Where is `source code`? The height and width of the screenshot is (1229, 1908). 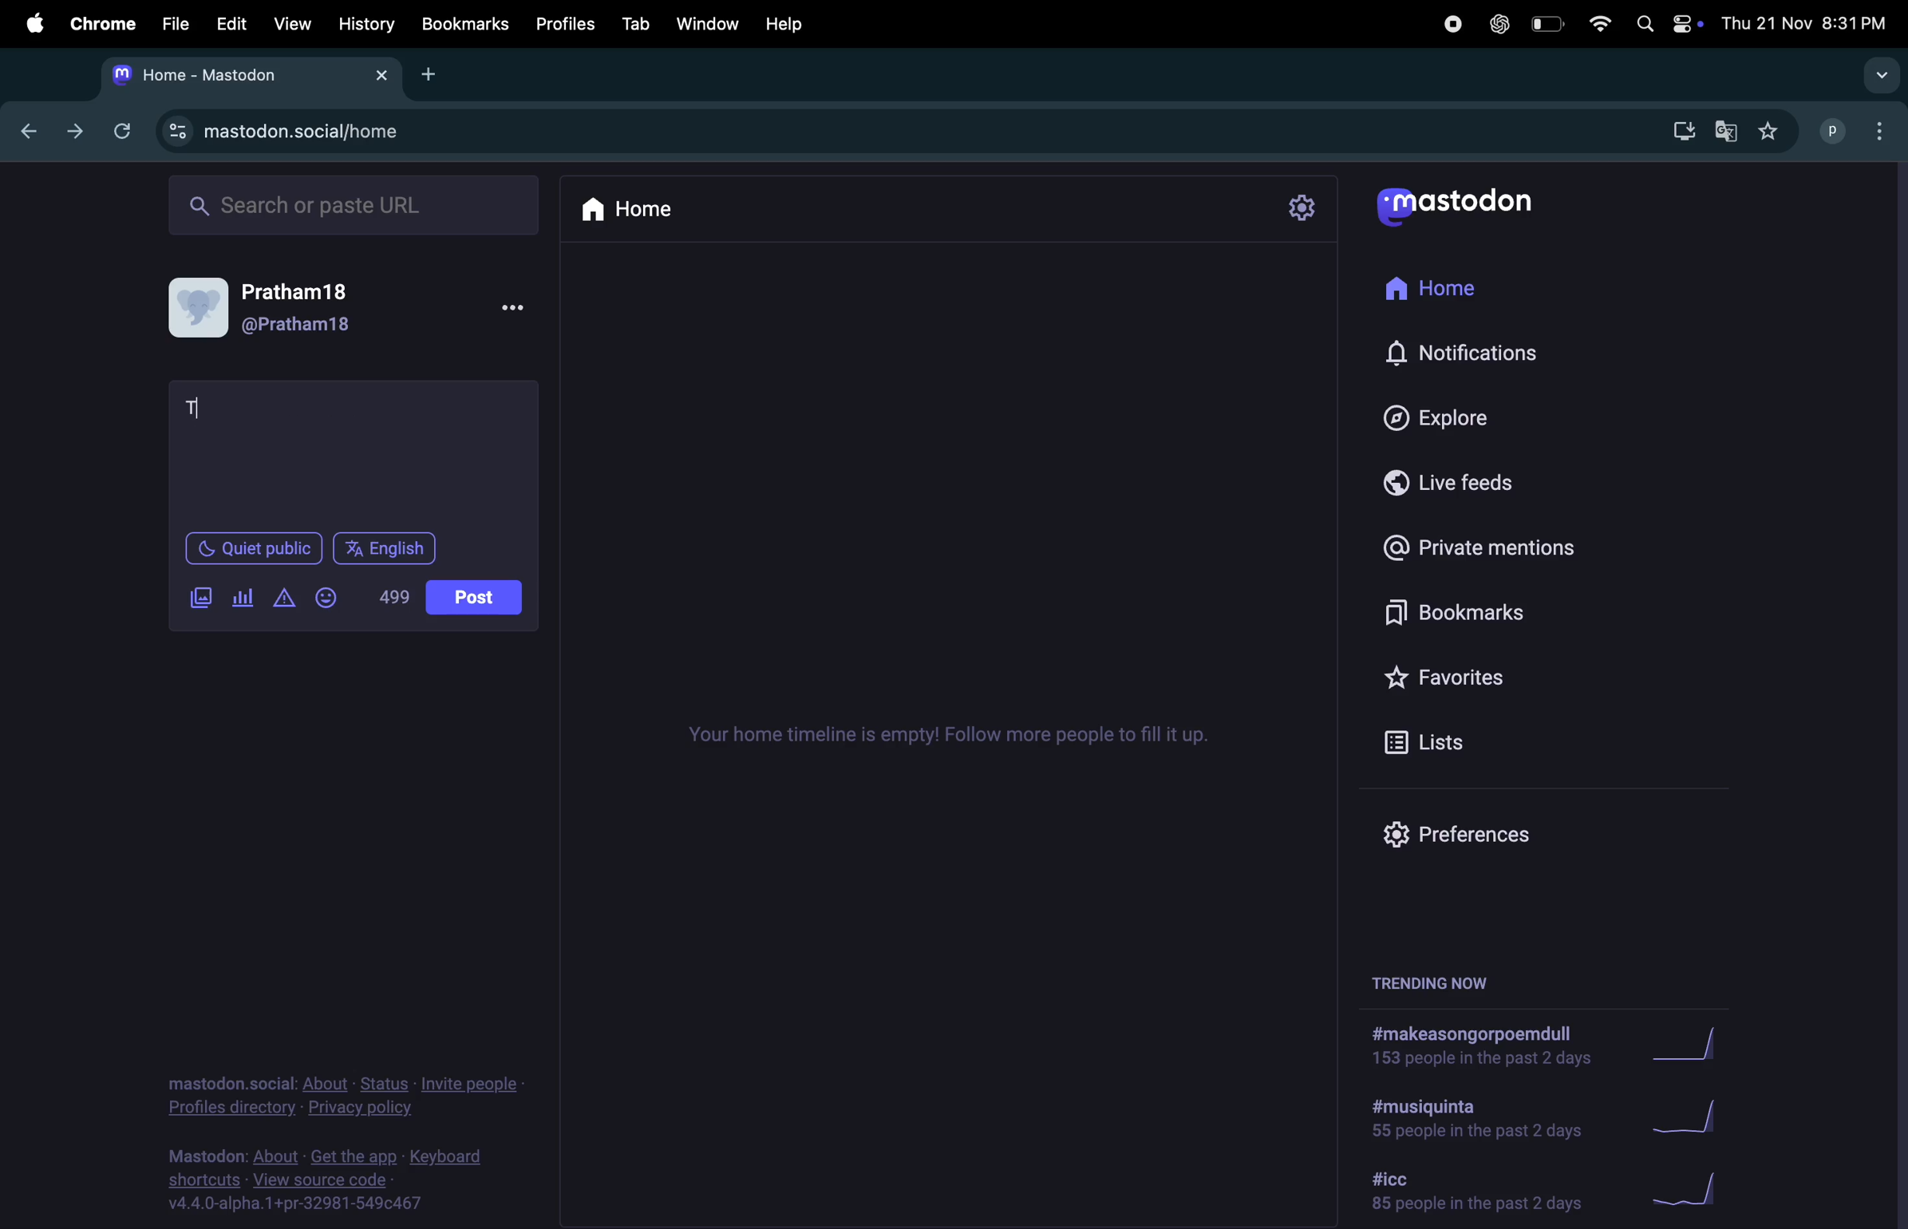
source code is located at coordinates (333, 1180).